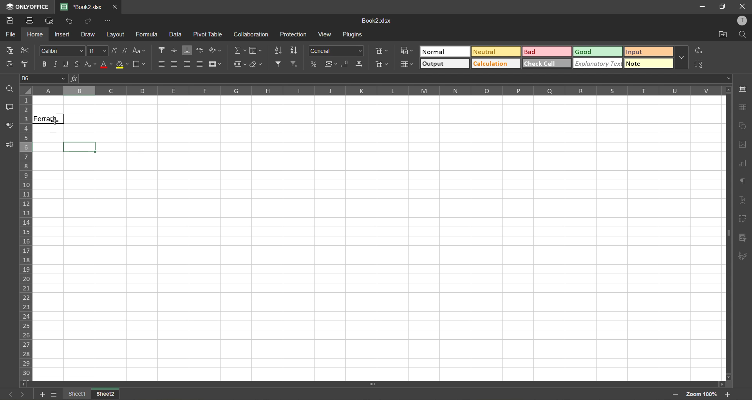  I want to click on text, so click(744, 200).